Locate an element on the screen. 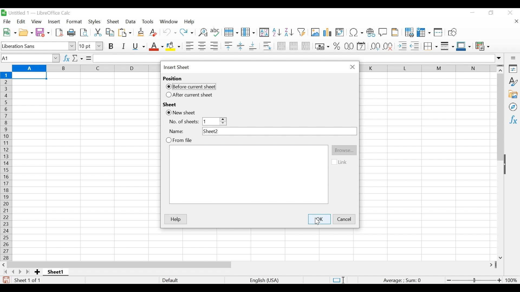 The image size is (520, 292). Sort is located at coordinates (264, 32).